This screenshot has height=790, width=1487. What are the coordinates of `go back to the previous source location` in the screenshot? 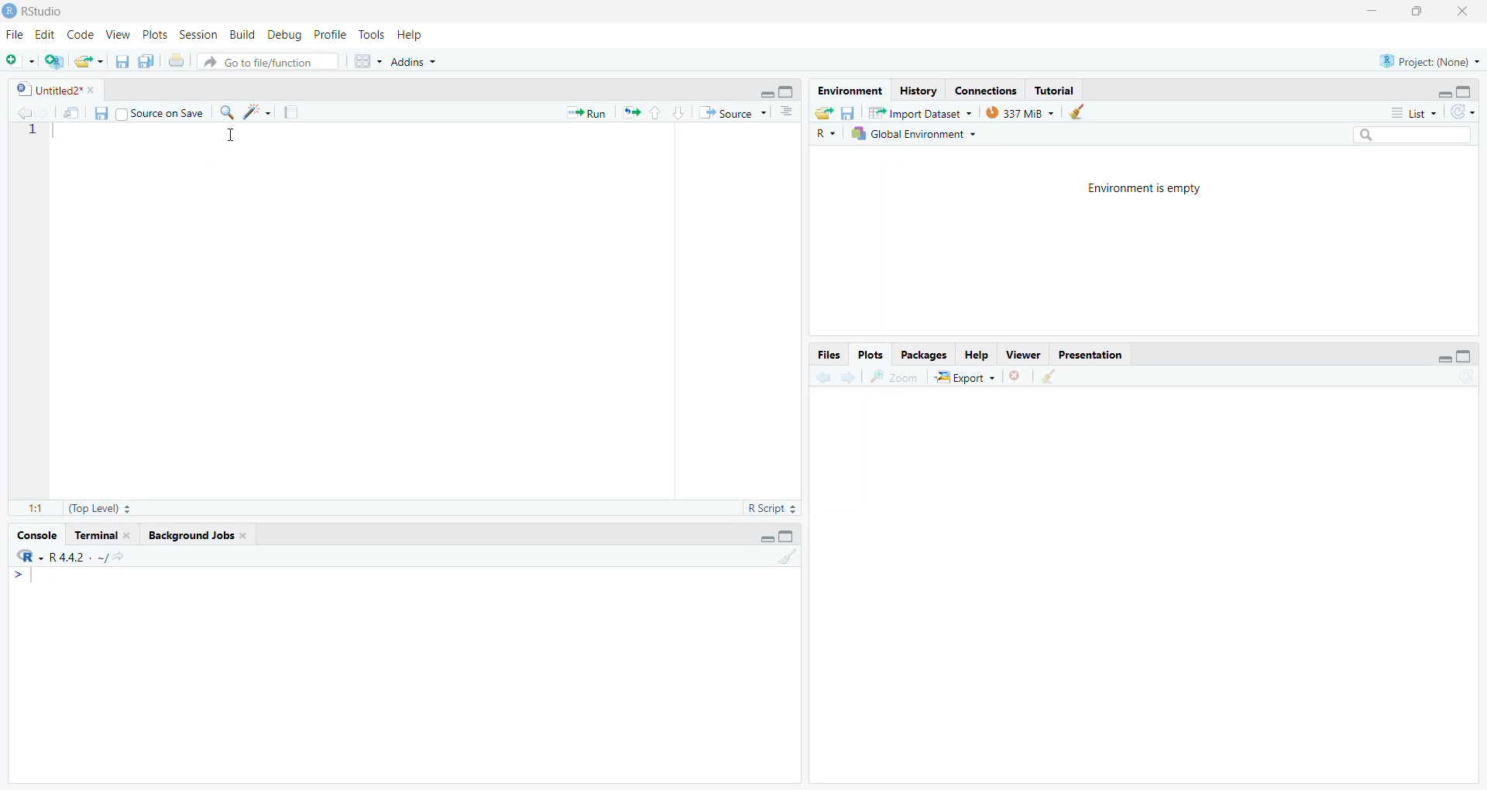 It's located at (25, 112).